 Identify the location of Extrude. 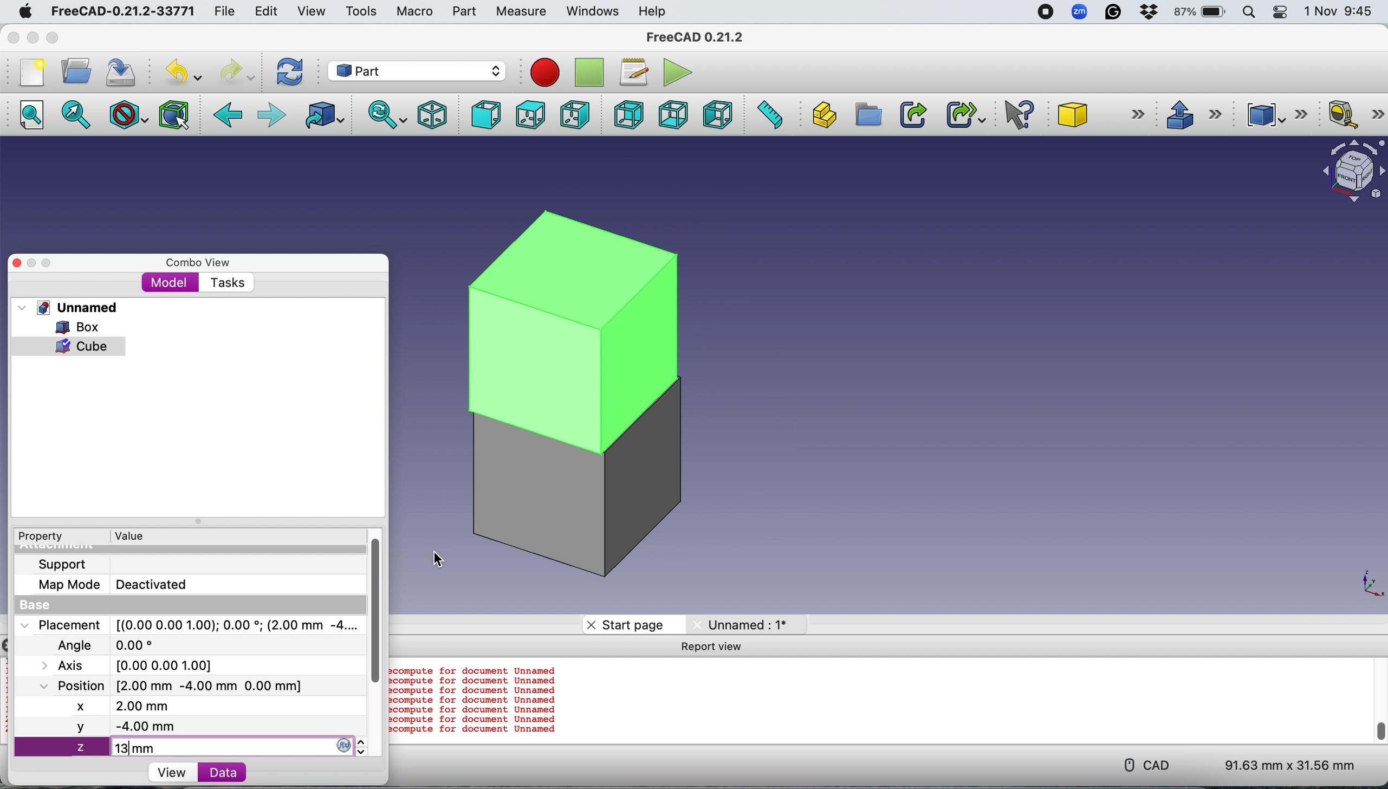
(1193, 113).